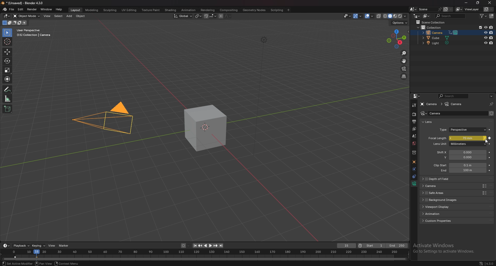 The width and height of the screenshot is (496, 266). What do you see at coordinates (416, 16) in the screenshot?
I see `editor type` at bounding box center [416, 16].